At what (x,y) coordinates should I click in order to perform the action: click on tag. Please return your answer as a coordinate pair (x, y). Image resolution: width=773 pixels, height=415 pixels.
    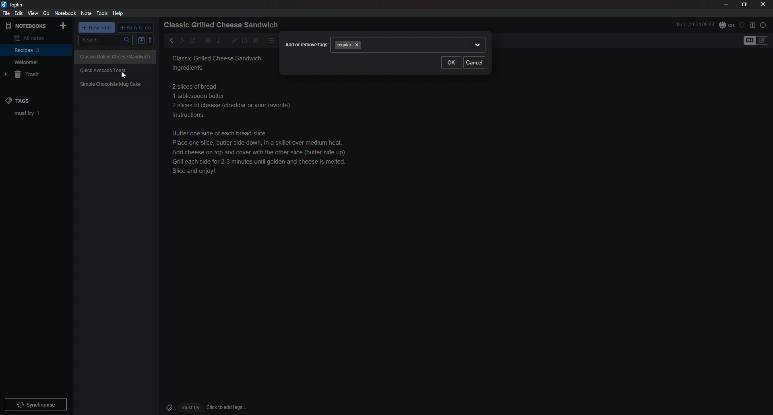
    Looking at the image, I should click on (38, 113).